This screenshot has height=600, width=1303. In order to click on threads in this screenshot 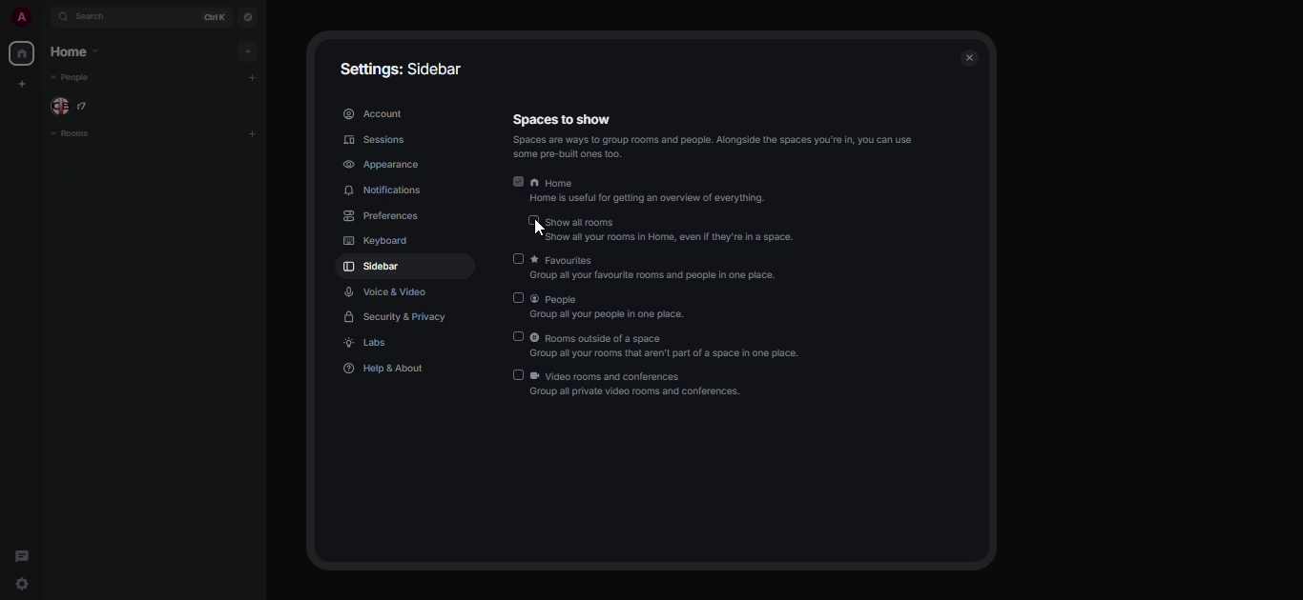, I will do `click(23, 555)`.